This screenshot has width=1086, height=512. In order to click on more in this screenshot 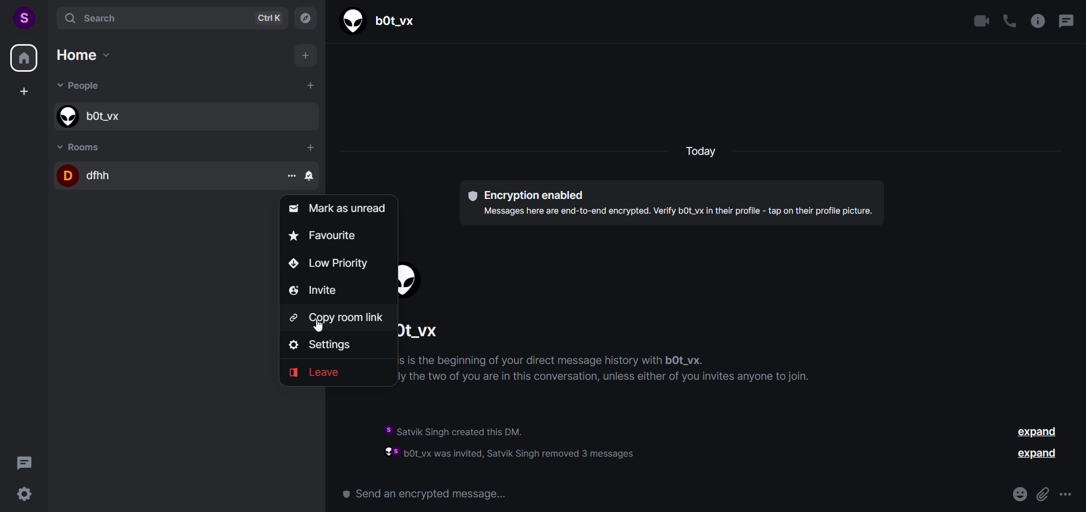, I will do `click(1067, 495)`.